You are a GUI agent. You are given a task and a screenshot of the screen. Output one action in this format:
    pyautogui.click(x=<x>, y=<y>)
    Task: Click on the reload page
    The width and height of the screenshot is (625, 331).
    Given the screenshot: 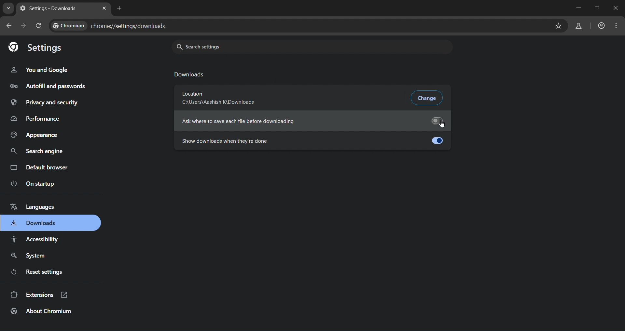 What is the action you would take?
    pyautogui.click(x=38, y=26)
    